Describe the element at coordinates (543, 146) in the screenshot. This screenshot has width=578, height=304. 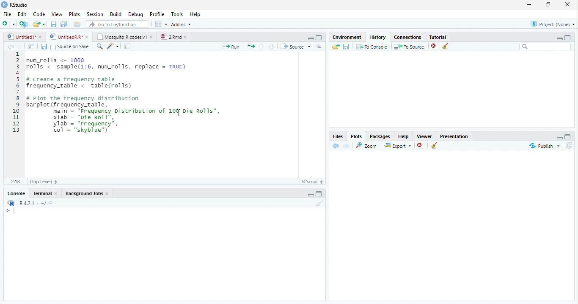
I see `Publish` at that location.